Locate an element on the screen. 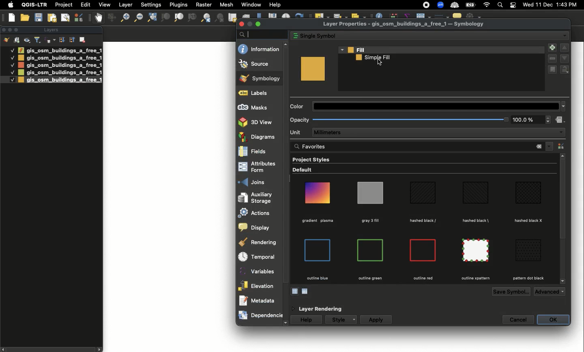  Notification is located at coordinates (512, 5).